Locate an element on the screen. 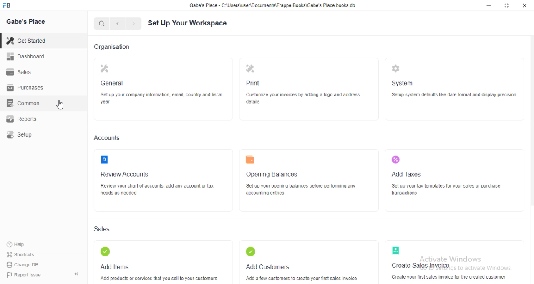  ‘Set up your company information, email. country and fiscal
year is located at coordinates (162, 98).